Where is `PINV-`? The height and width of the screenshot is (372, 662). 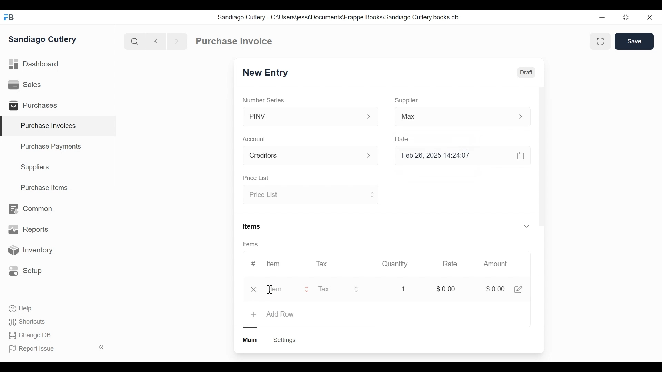 PINV- is located at coordinates (302, 117).